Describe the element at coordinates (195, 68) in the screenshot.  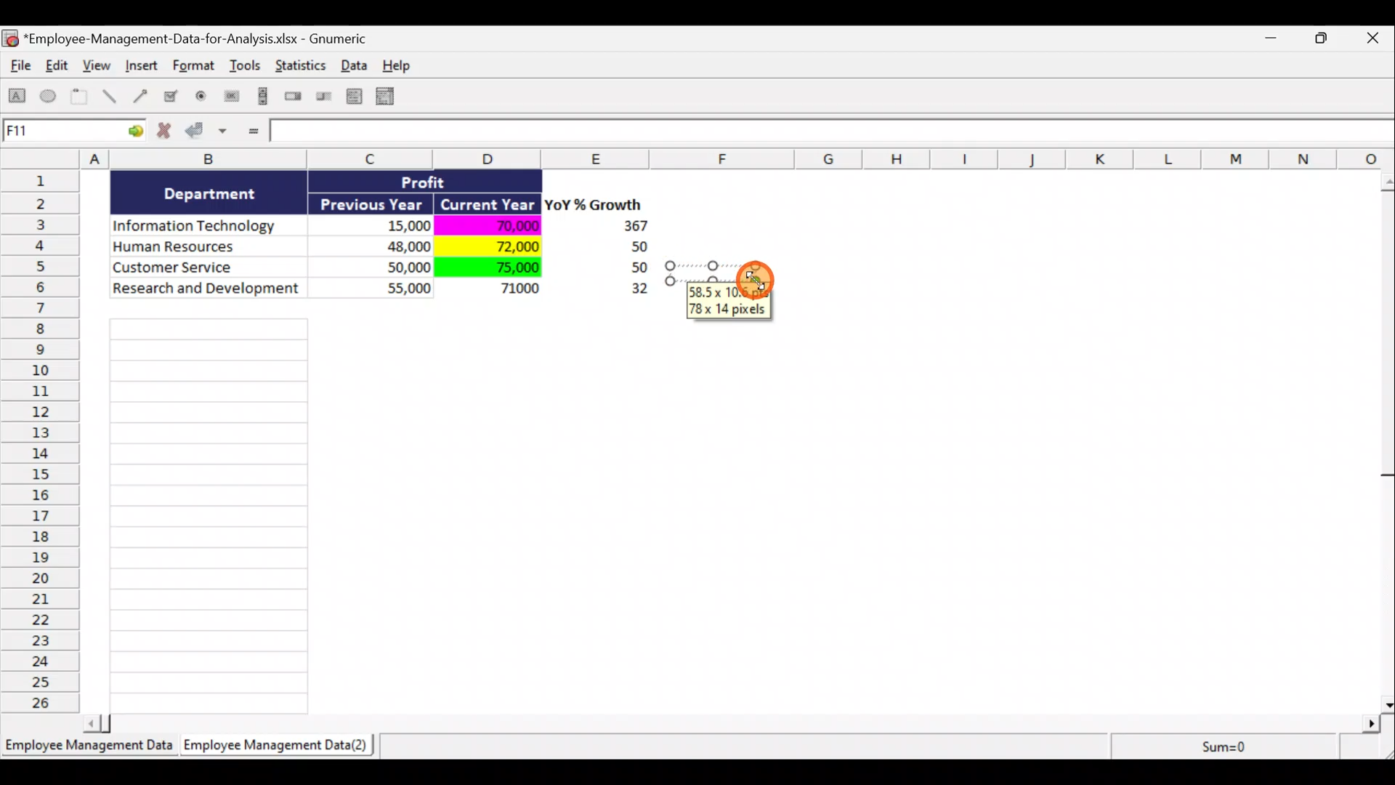
I see `Format` at that location.